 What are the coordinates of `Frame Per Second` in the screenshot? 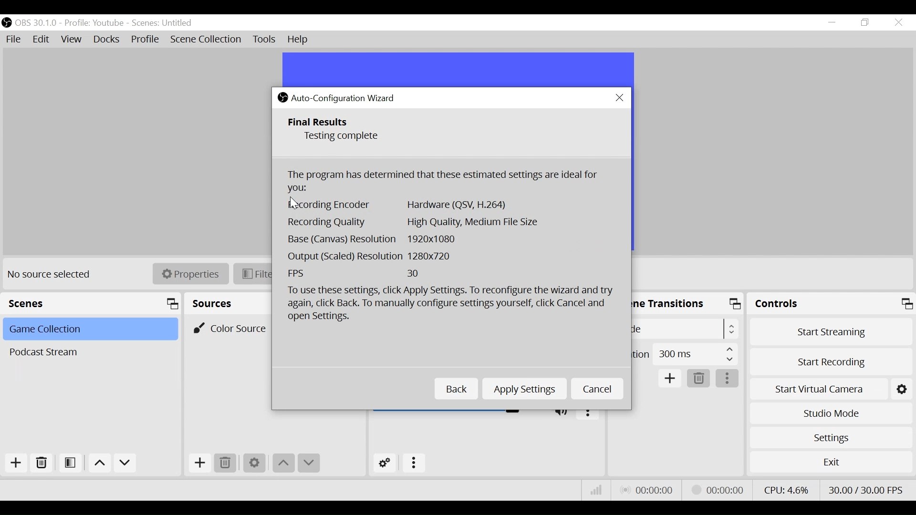 It's located at (866, 490).